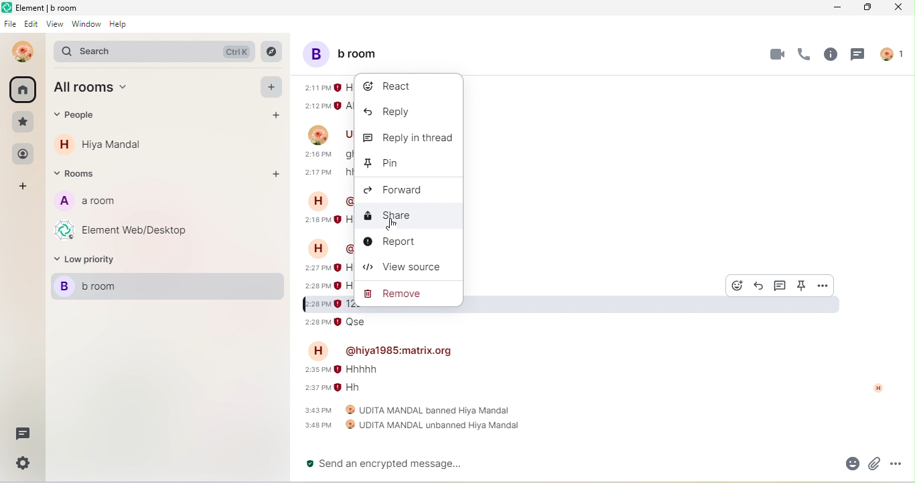 The width and height of the screenshot is (915, 483). Describe the element at coordinates (105, 144) in the screenshot. I see `hiya mandal` at that location.